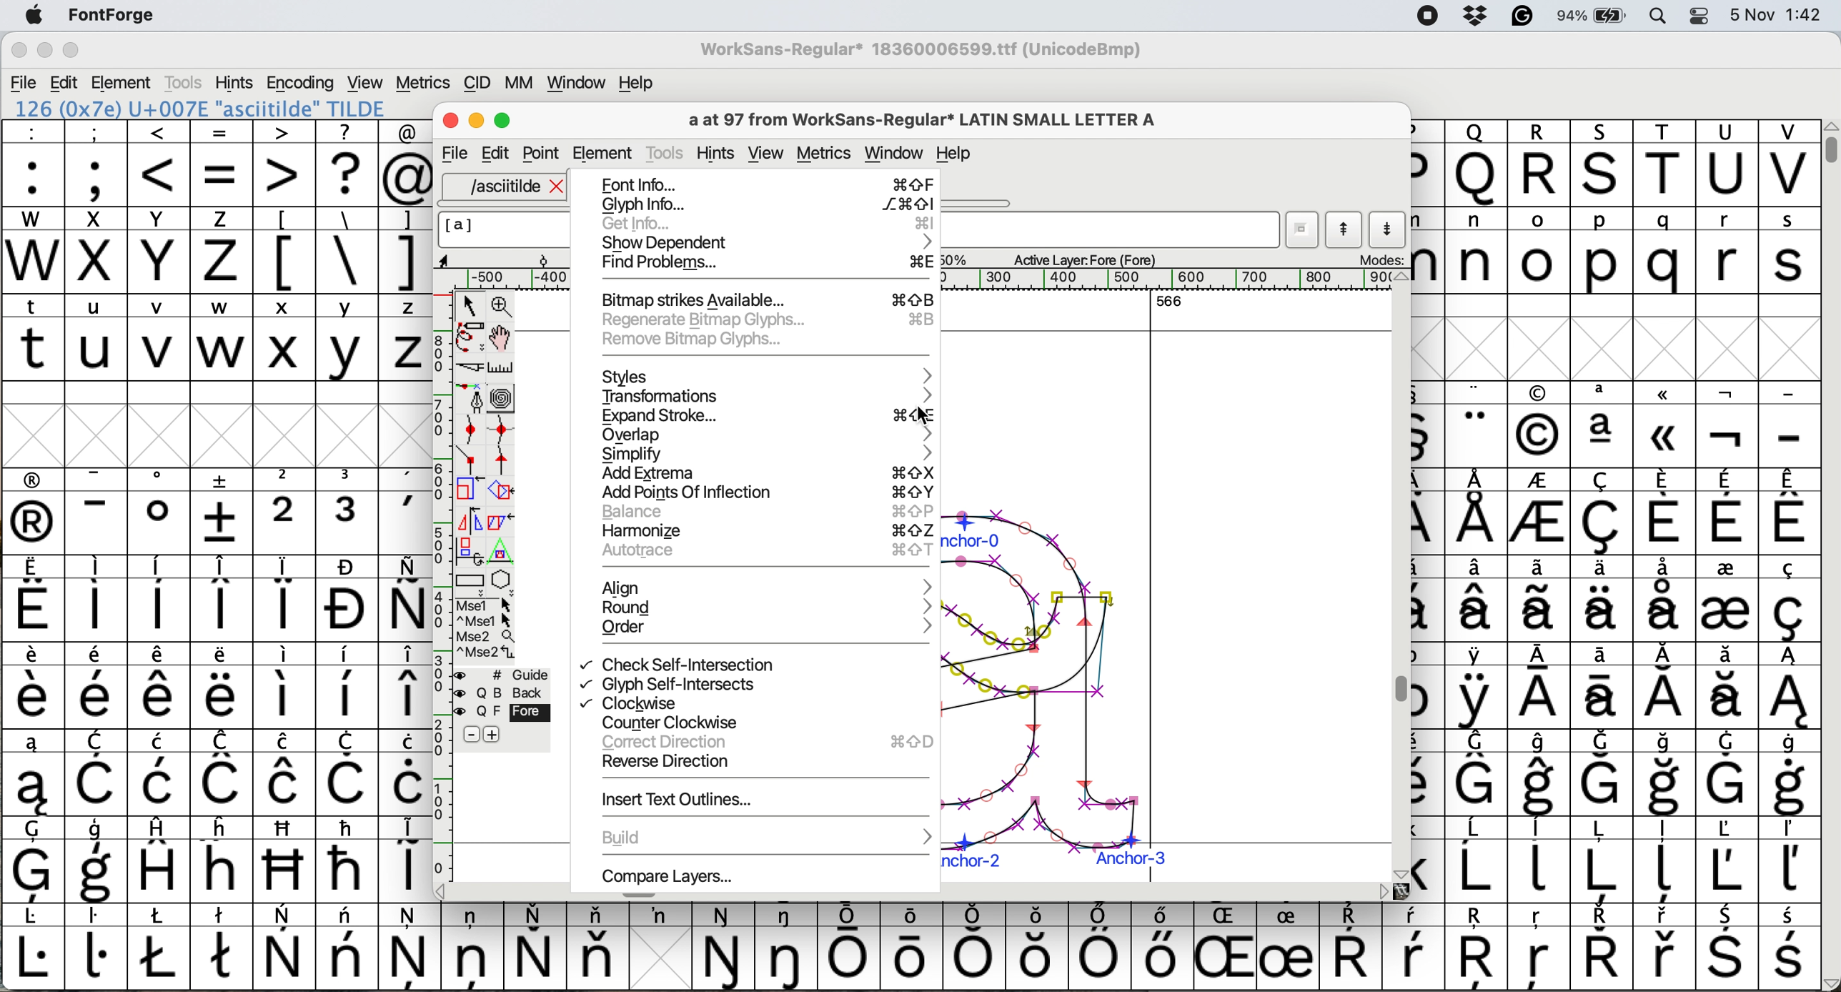 Image resolution: width=1841 pixels, height=992 pixels. I want to click on symbol, so click(1539, 688).